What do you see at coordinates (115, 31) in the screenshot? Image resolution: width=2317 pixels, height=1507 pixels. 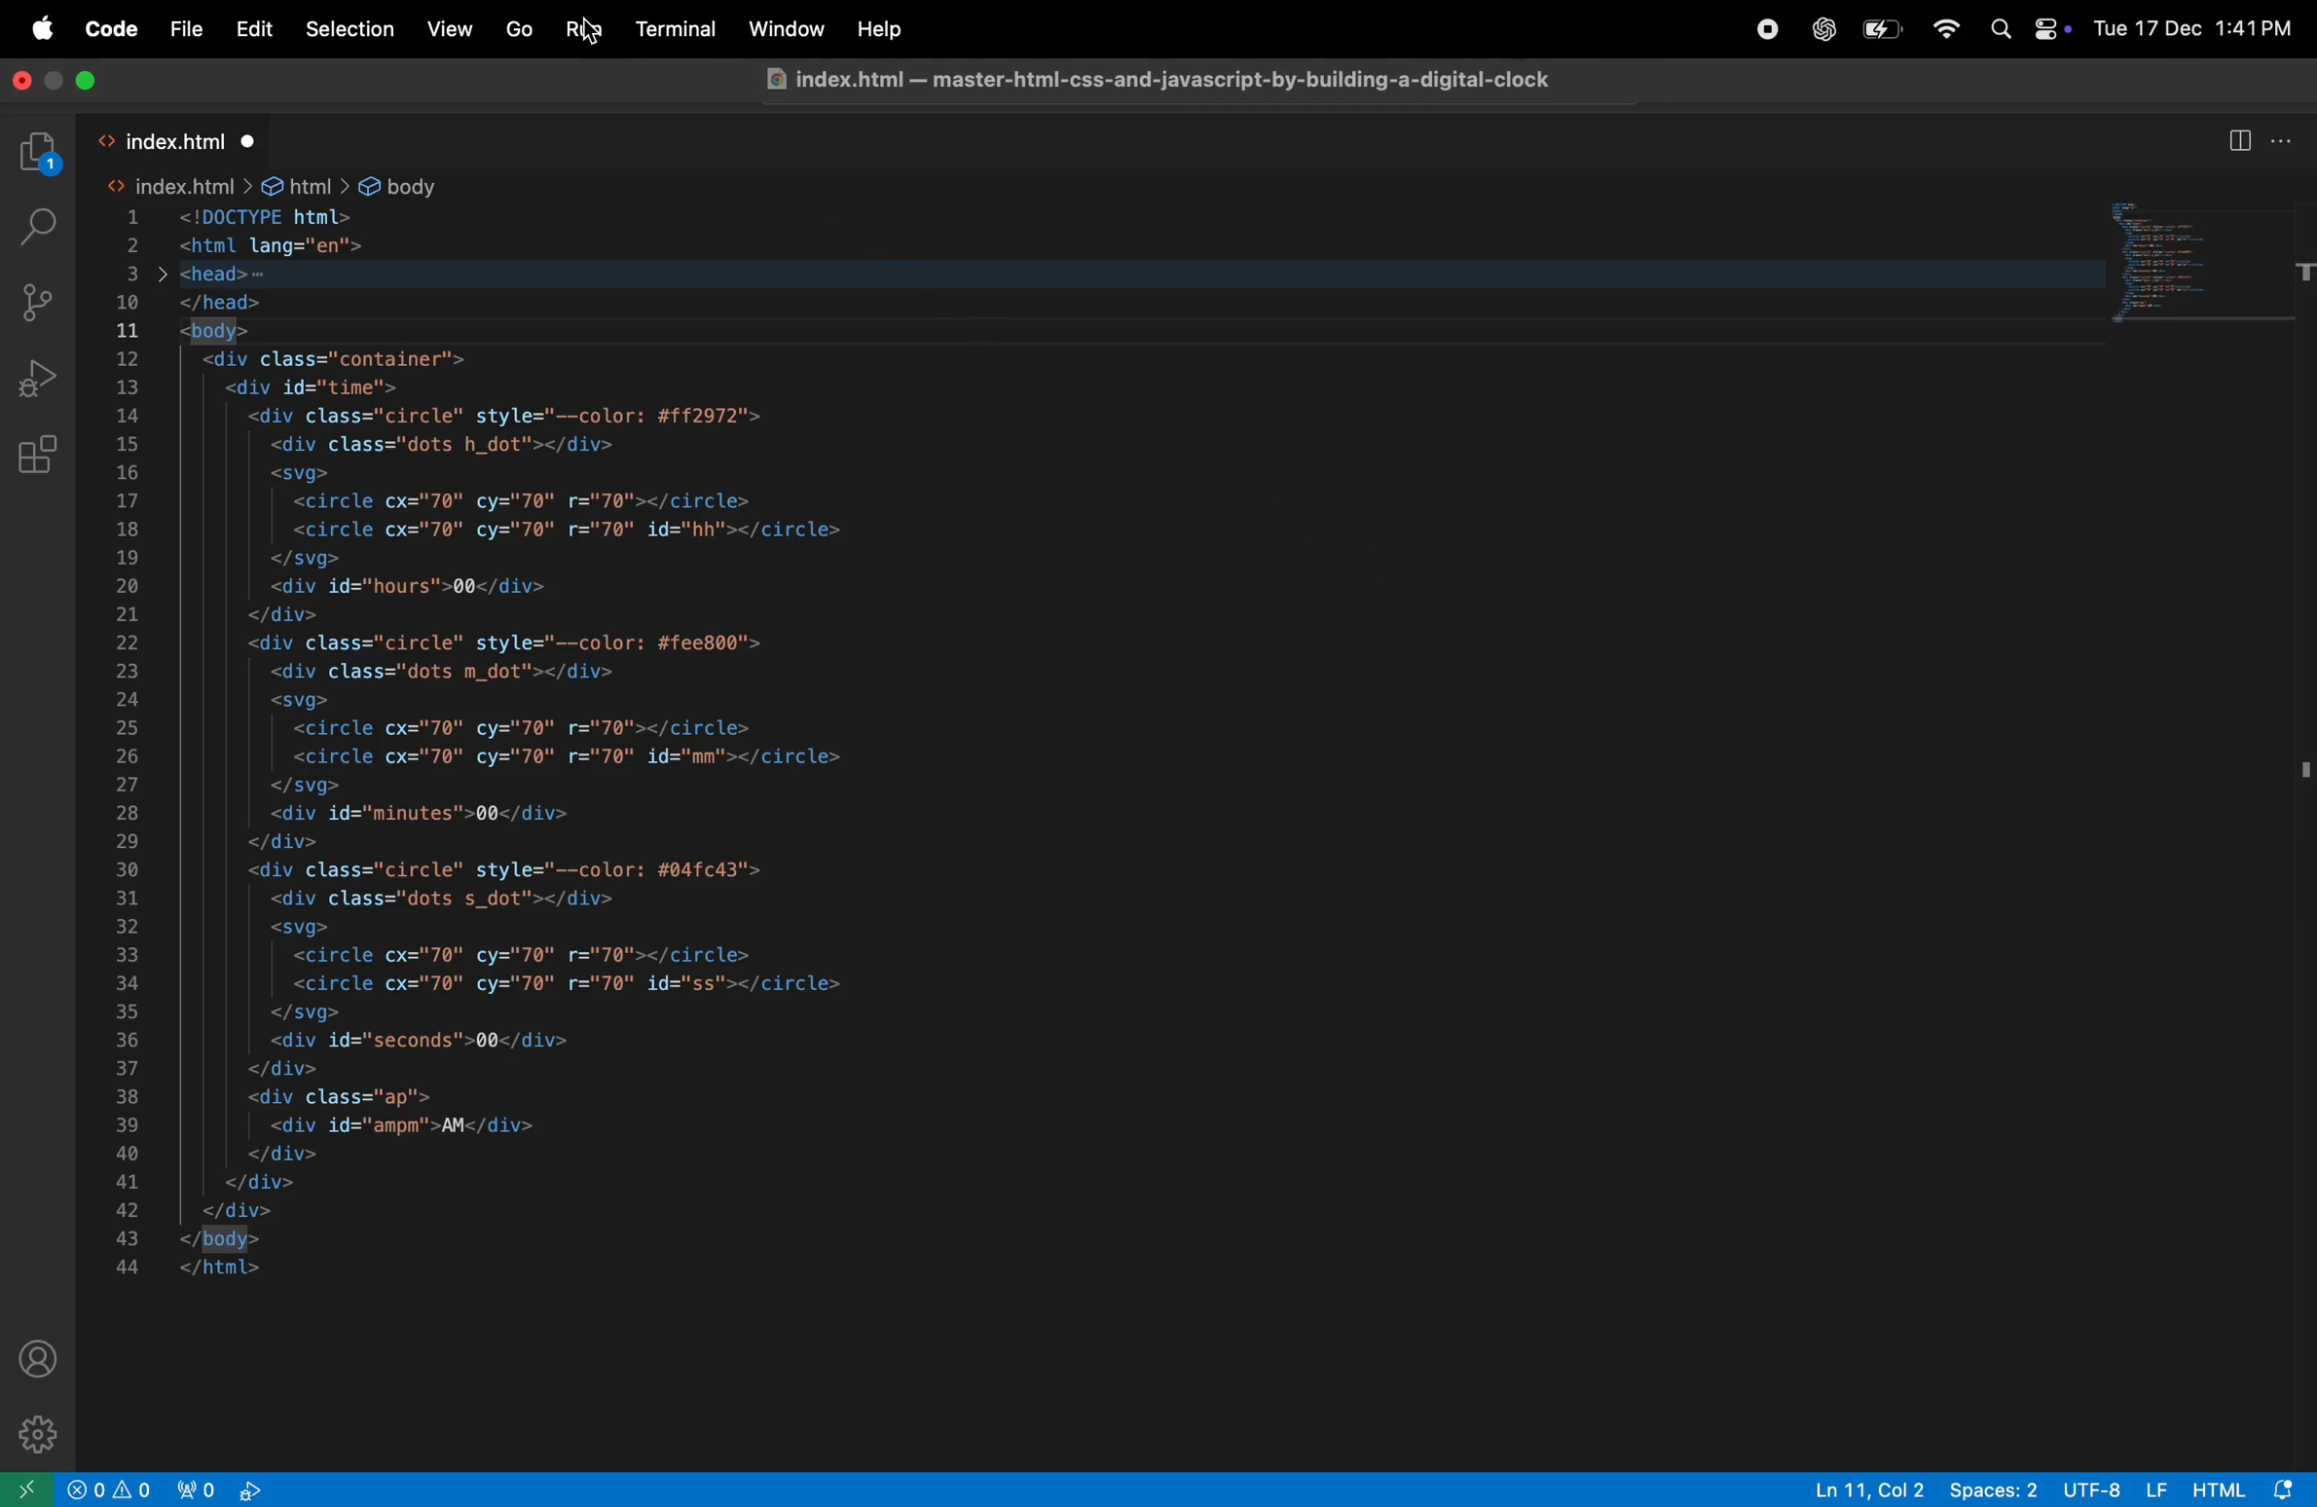 I see `Code` at bounding box center [115, 31].